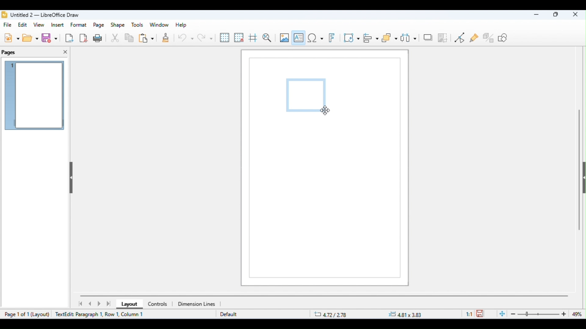 Image resolution: width=586 pixels, height=329 pixels. I want to click on maximize, so click(556, 15).